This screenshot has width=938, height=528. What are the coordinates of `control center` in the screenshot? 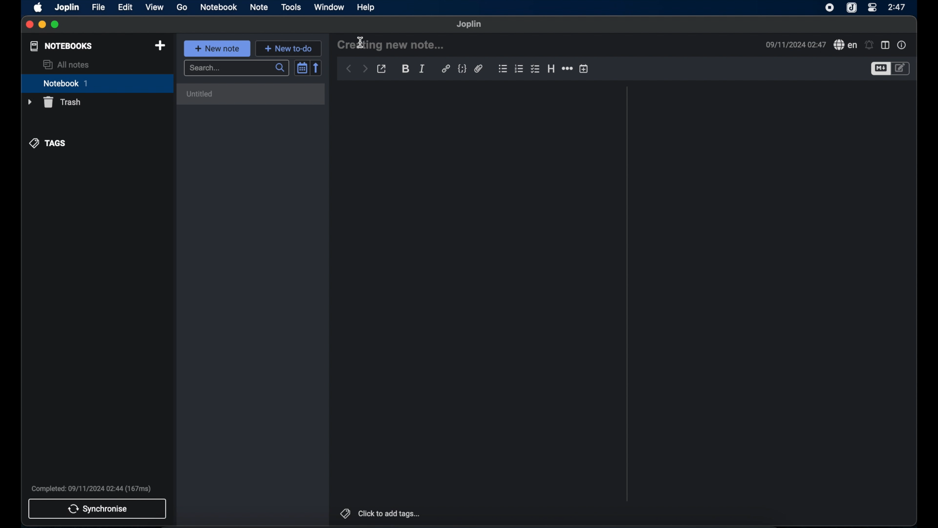 It's located at (873, 7).